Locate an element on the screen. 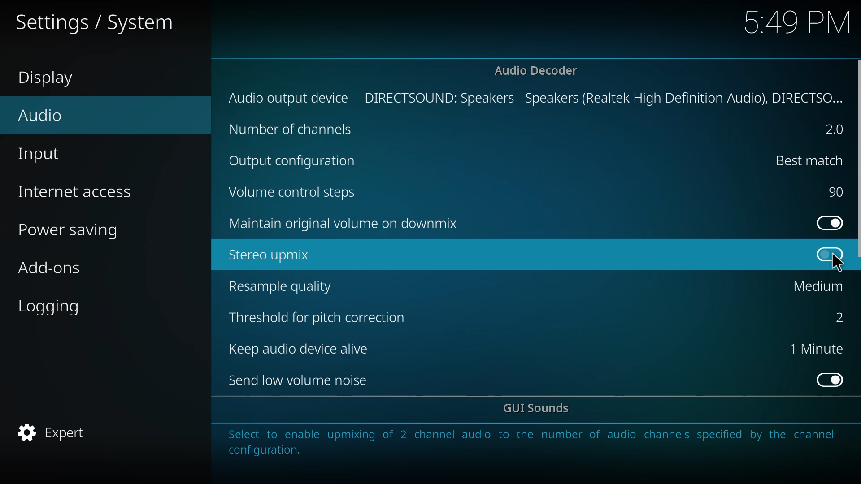 The image size is (861, 484). 1 is located at coordinates (817, 348).